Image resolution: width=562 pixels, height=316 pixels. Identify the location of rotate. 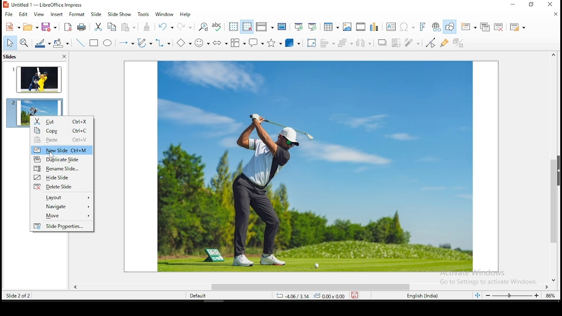
(311, 43).